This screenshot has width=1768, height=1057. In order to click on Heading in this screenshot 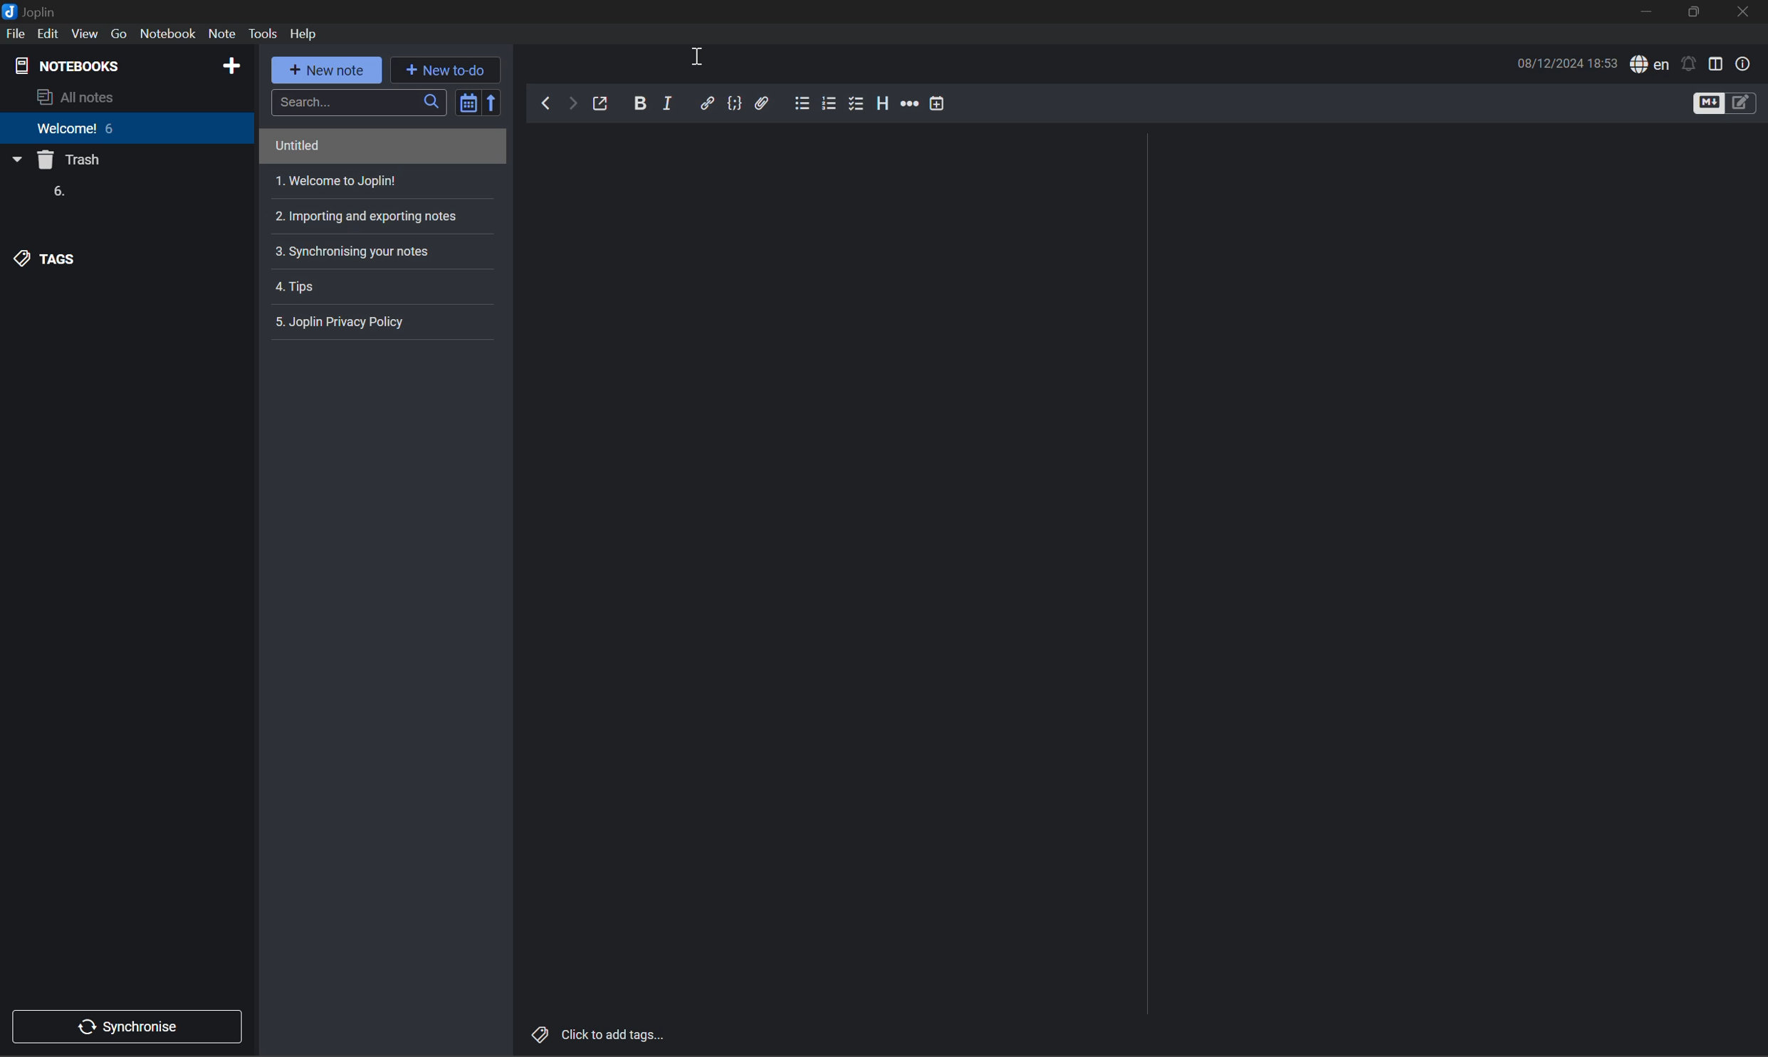, I will do `click(883, 103)`.